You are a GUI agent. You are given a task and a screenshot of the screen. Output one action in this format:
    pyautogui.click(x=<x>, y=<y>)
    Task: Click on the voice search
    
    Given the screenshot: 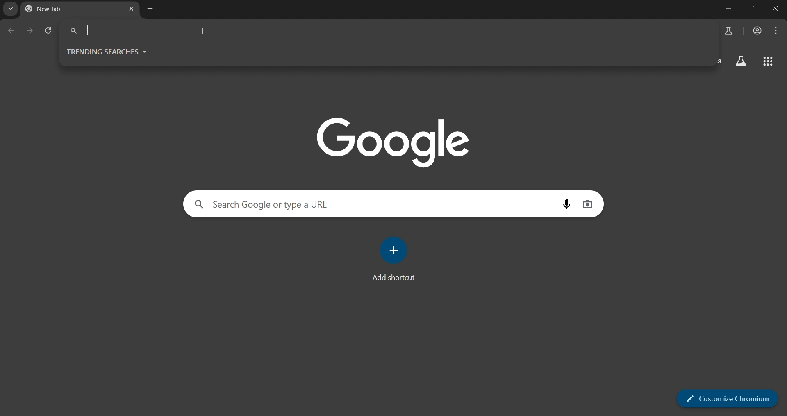 What is the action you would take?
    pyautogui.click(x=569, y=203)
    